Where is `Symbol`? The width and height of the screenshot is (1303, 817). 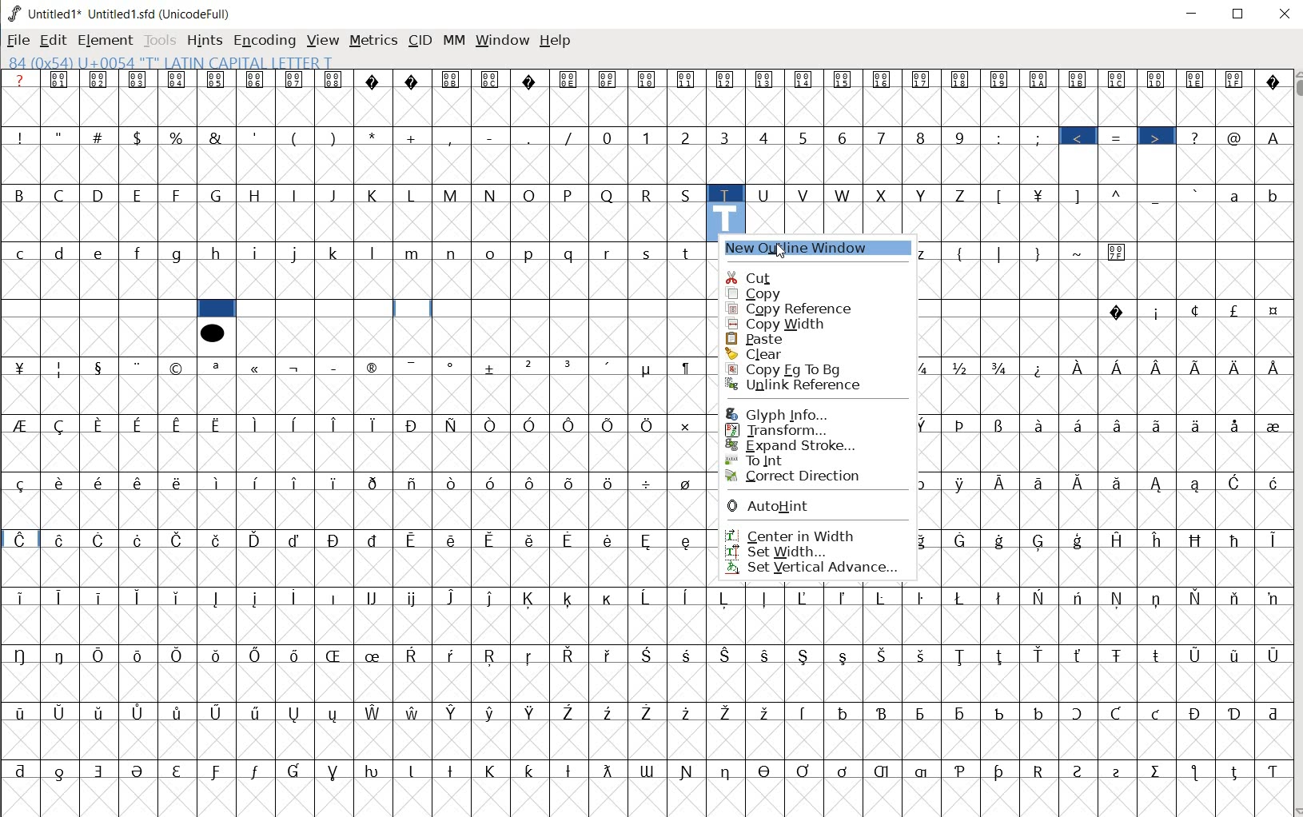
Symbol is located at coordinates (1270, 538).